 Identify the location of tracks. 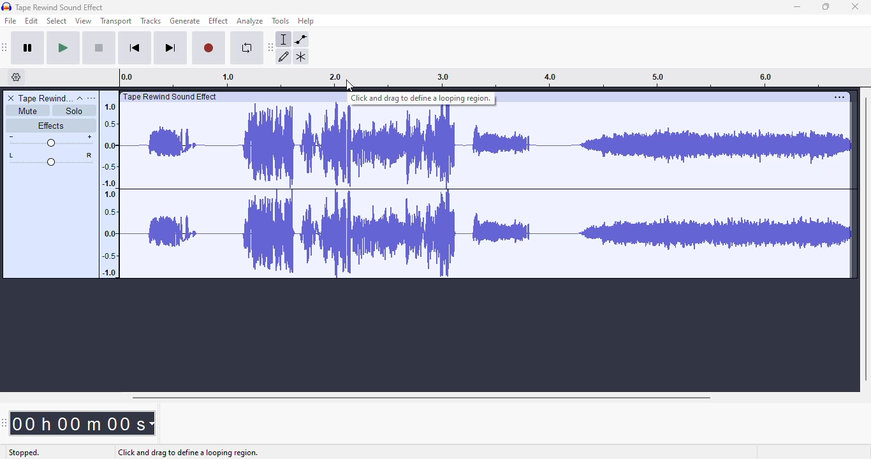
(151, 21).